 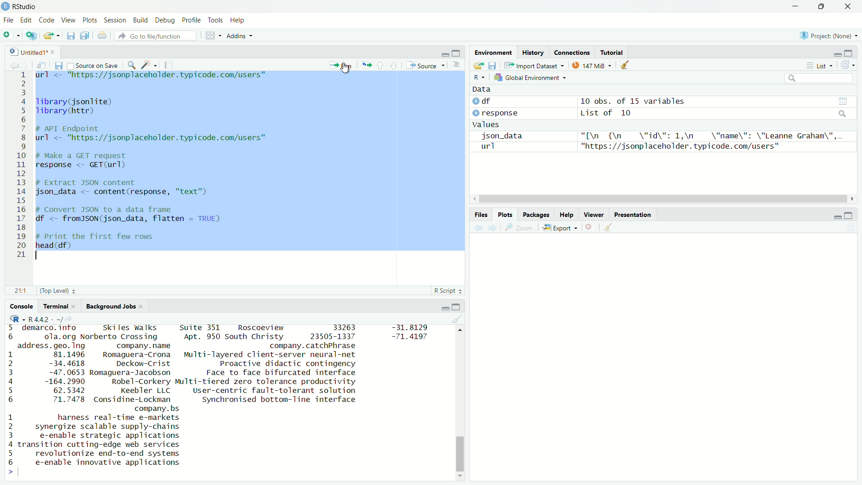 What do you see at coordinates (530, 79) in the screenshot?
I see `Global Environment ` at bounding box center [530, 79].